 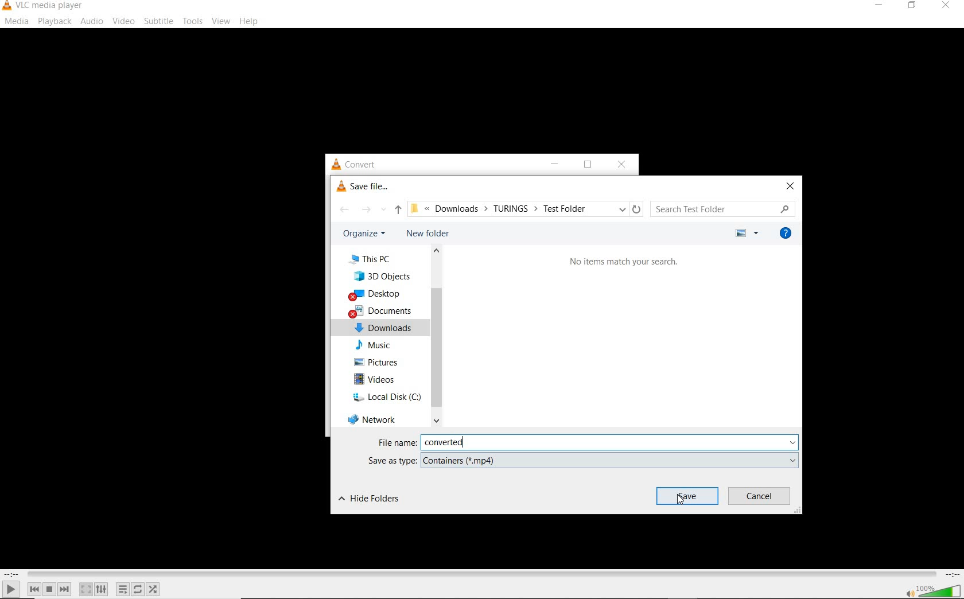 I want to click on stop, so click(x=49, y=589).